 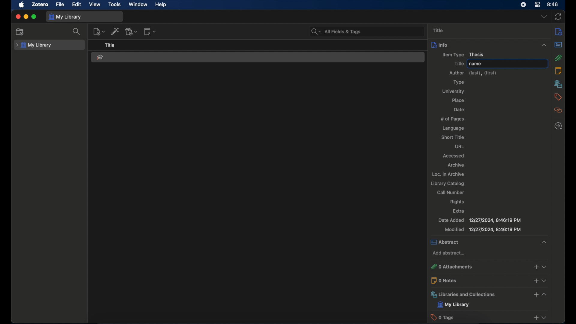 What do you see at coordinates (459, 109) in the screenshot?
I see `date` at bounding box center [459, 109].